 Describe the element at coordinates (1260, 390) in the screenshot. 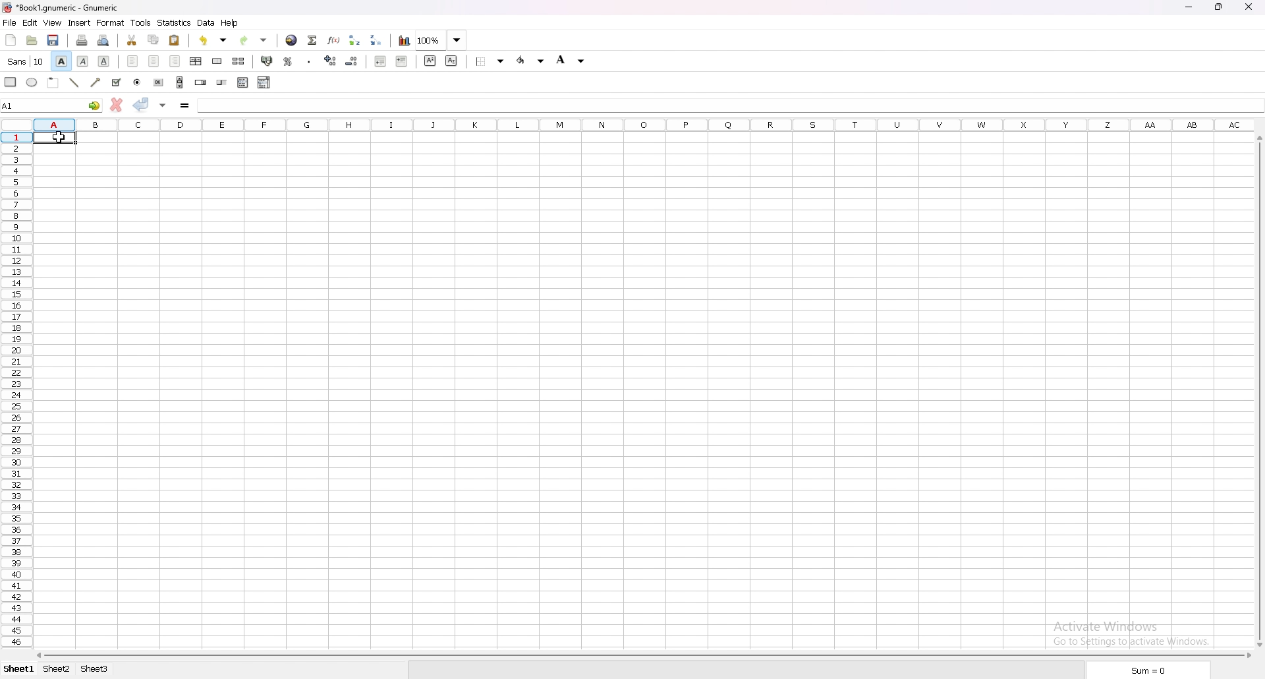

I see `scroll bar` at that location.